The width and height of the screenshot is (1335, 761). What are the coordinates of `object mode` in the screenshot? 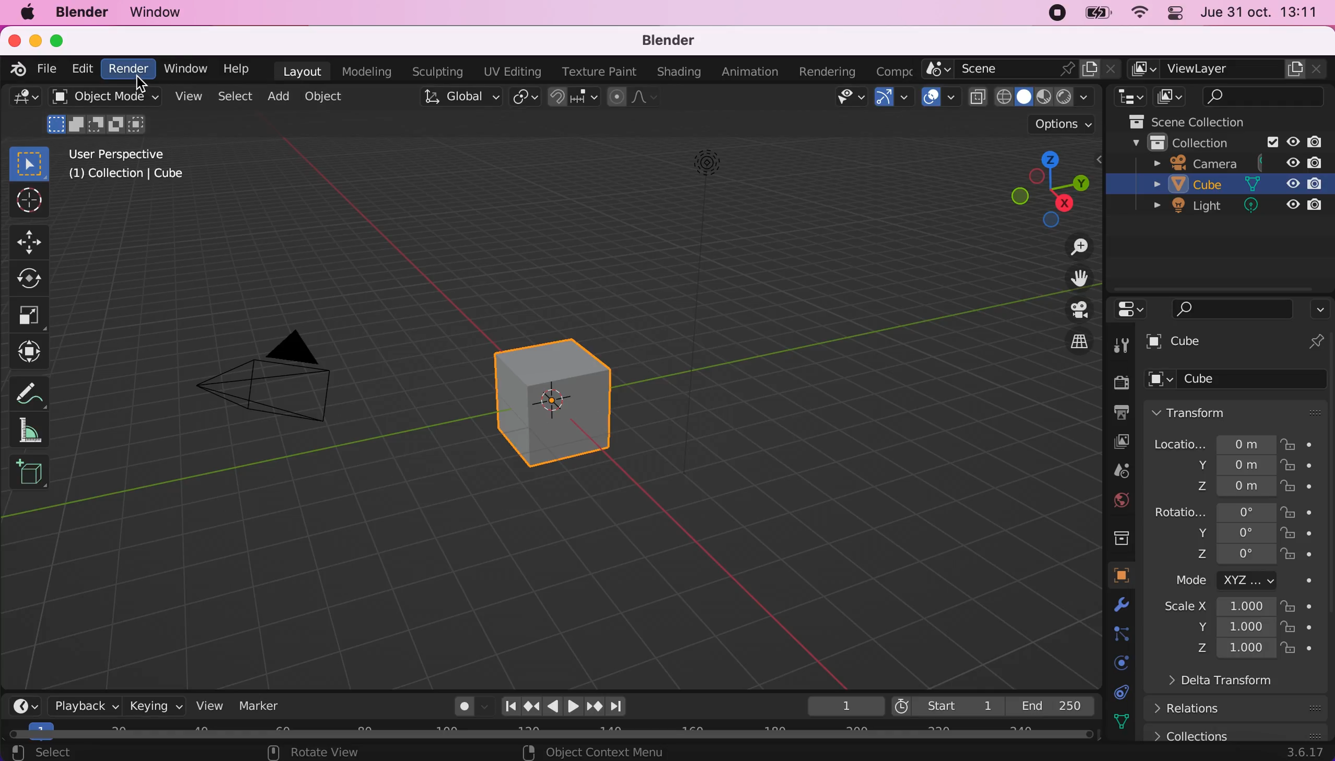 It's located at (108, 114).